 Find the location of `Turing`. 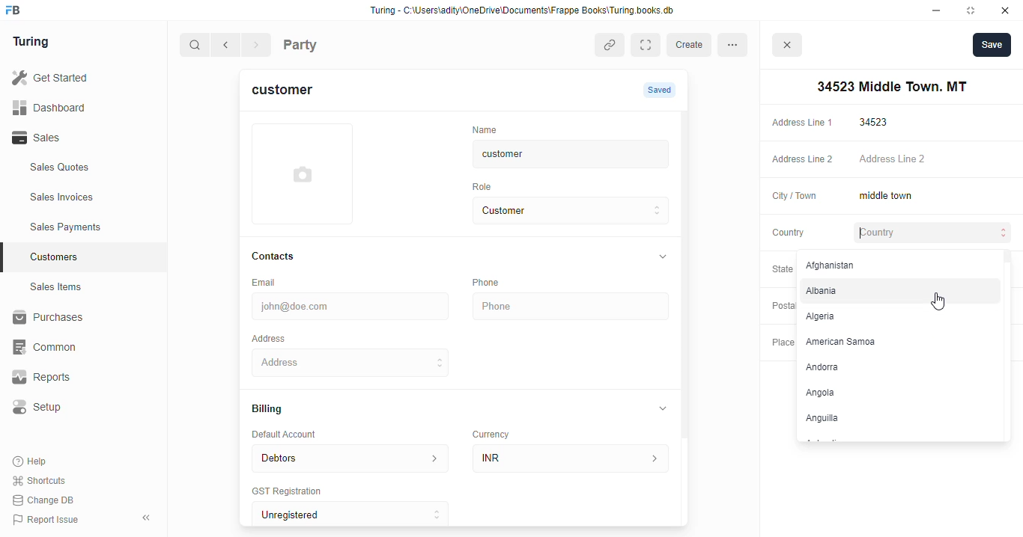

Turing is located at coordinates (34, 43).